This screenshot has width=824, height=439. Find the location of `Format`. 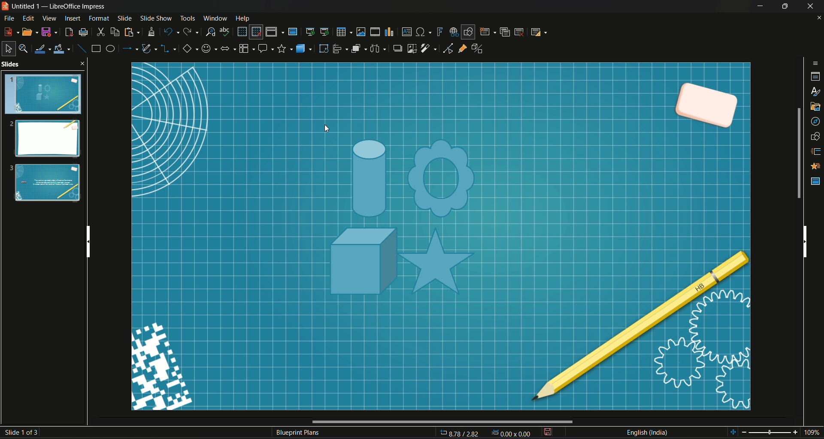

Format is located at coordinates (99, 18).